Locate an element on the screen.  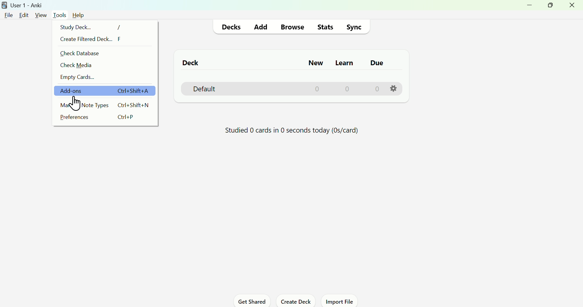
Tools is located at coordinates (60, 15).